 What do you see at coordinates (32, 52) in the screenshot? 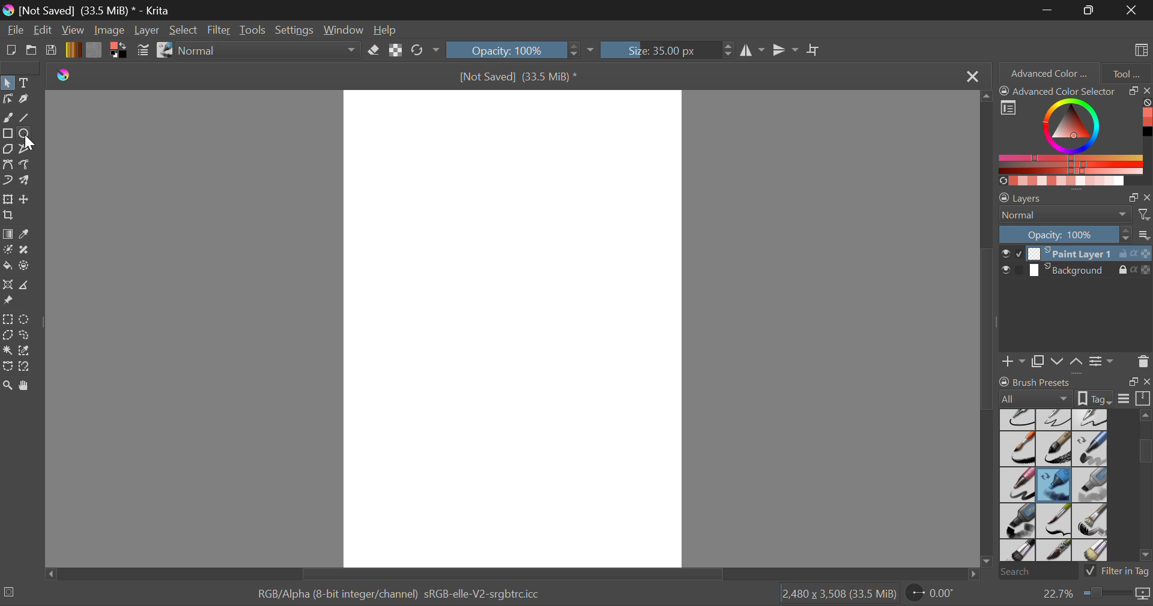
I see `Open` at bounding box center [32, 52].